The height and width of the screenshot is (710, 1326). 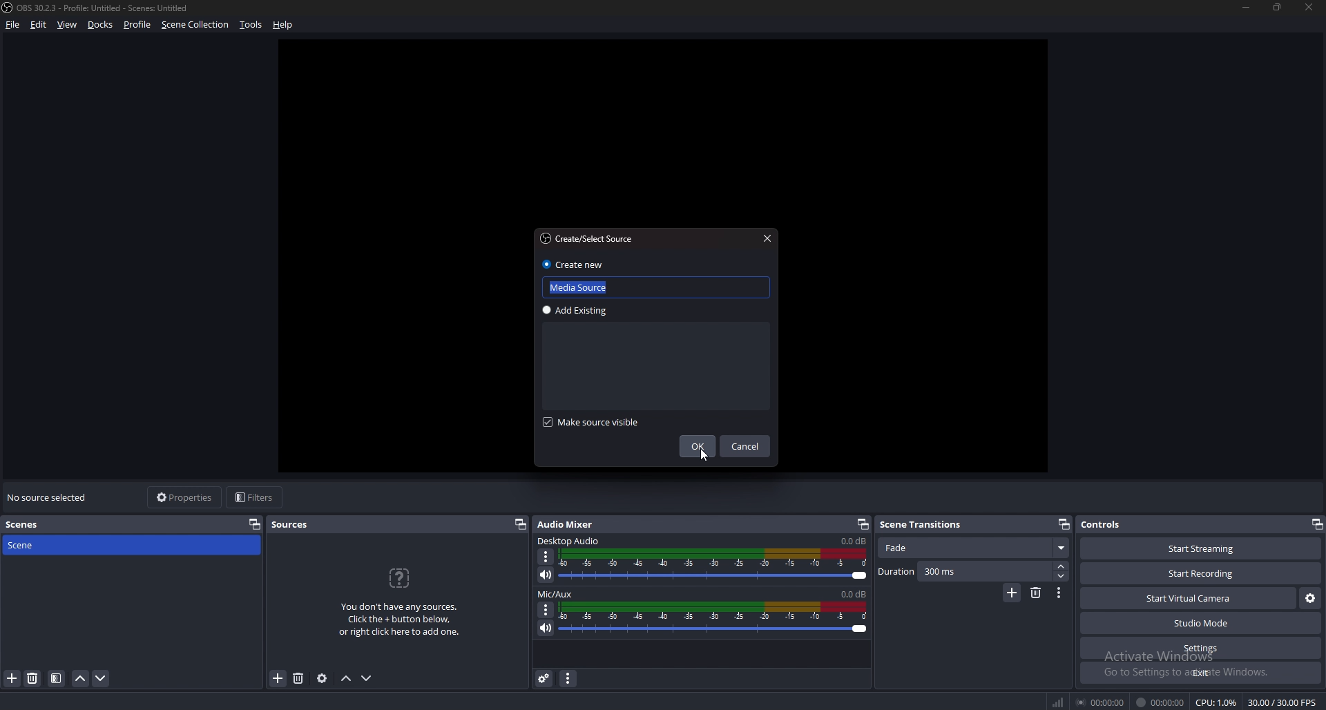 What do you see at coordinates (68, 26) in the screenshot?
I see `view` at bounding box center [68, 26].